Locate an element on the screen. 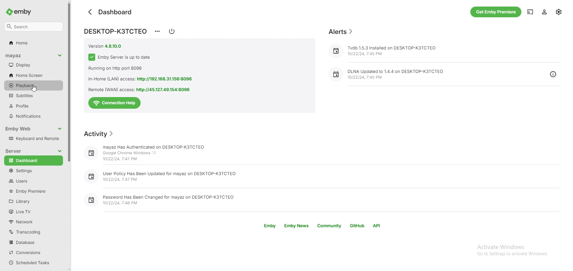  username is located at coordinates (22, 56).